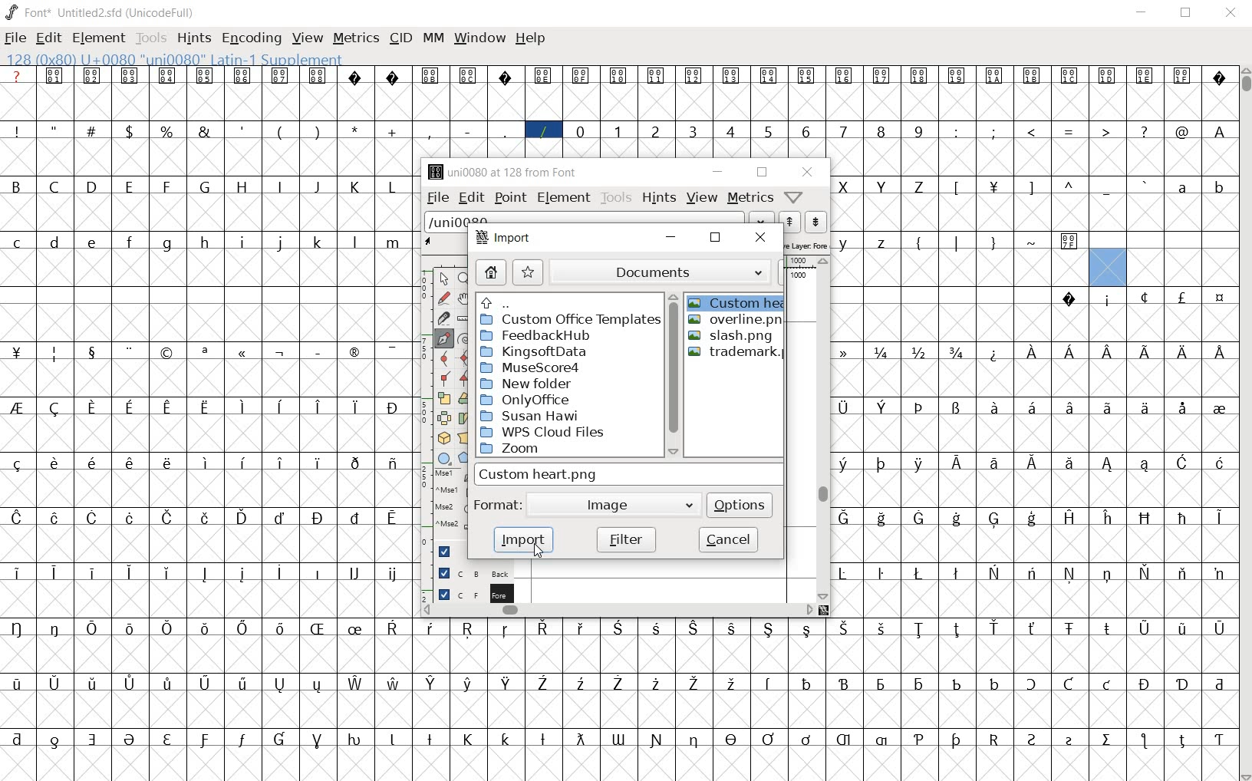 The width and height of the screenshot is (1252, 781). Describe the element at coordinates (1221, 352) in the screenshot. I see `glyph` at that location.